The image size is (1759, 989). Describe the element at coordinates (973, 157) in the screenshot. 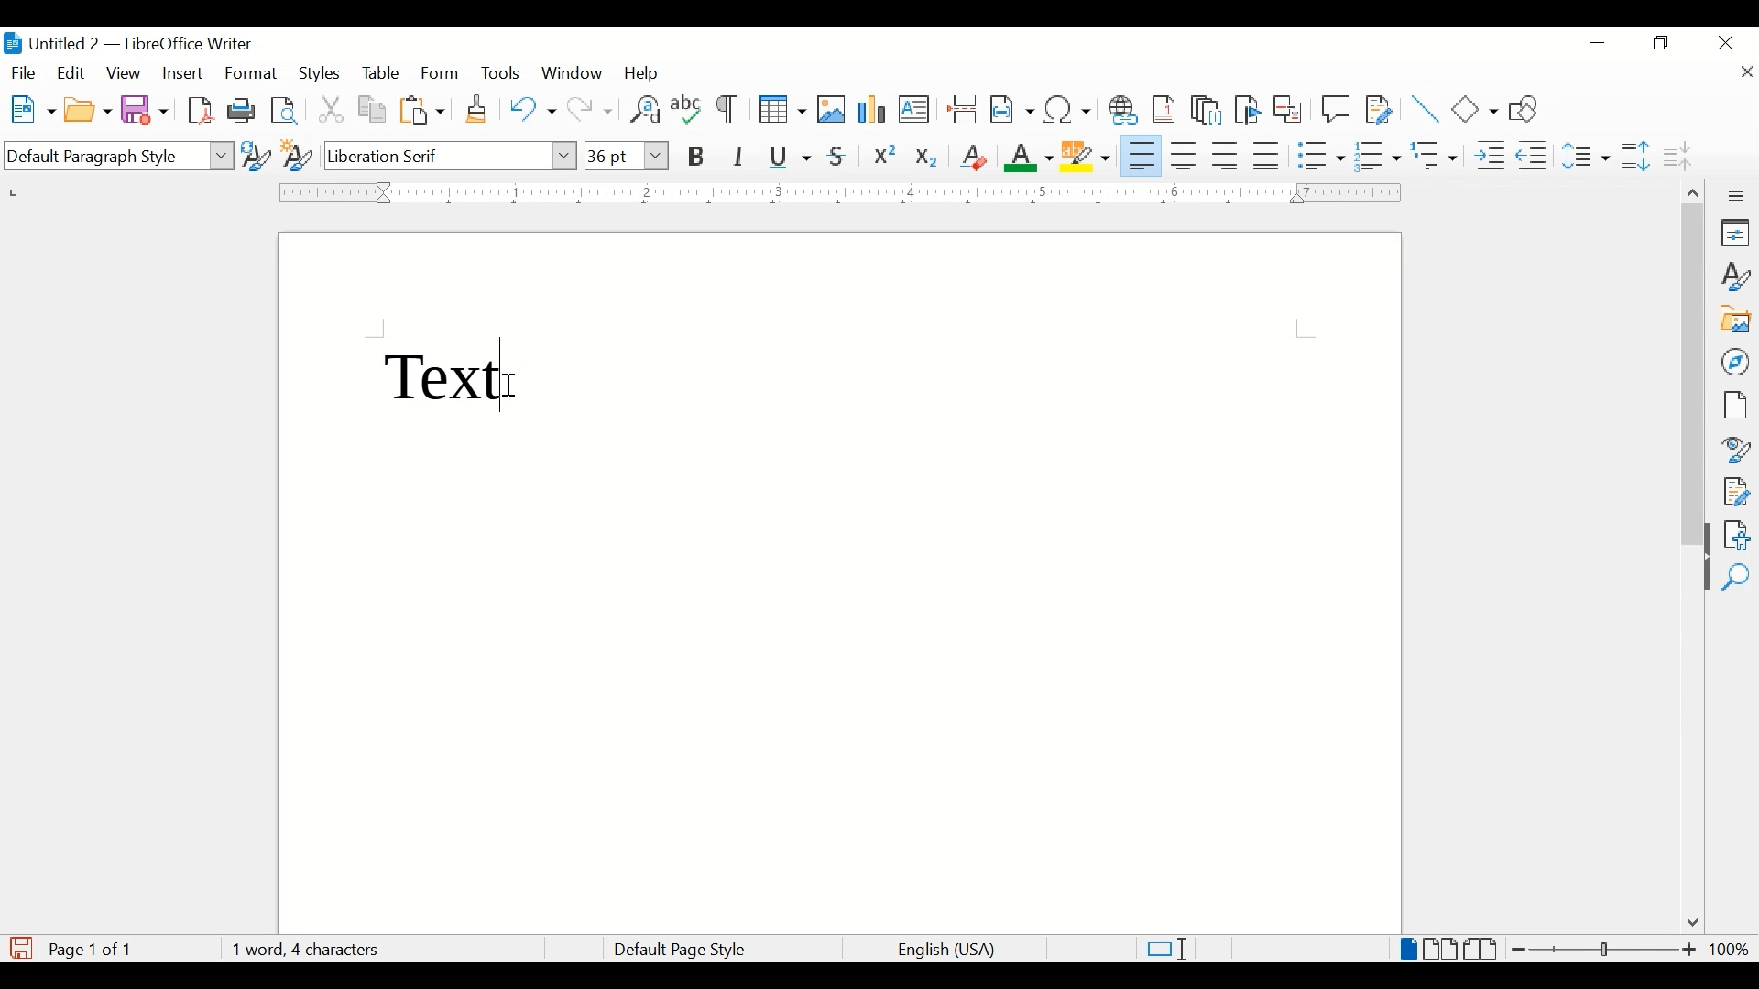

I see `clear direct formatting` at that location.